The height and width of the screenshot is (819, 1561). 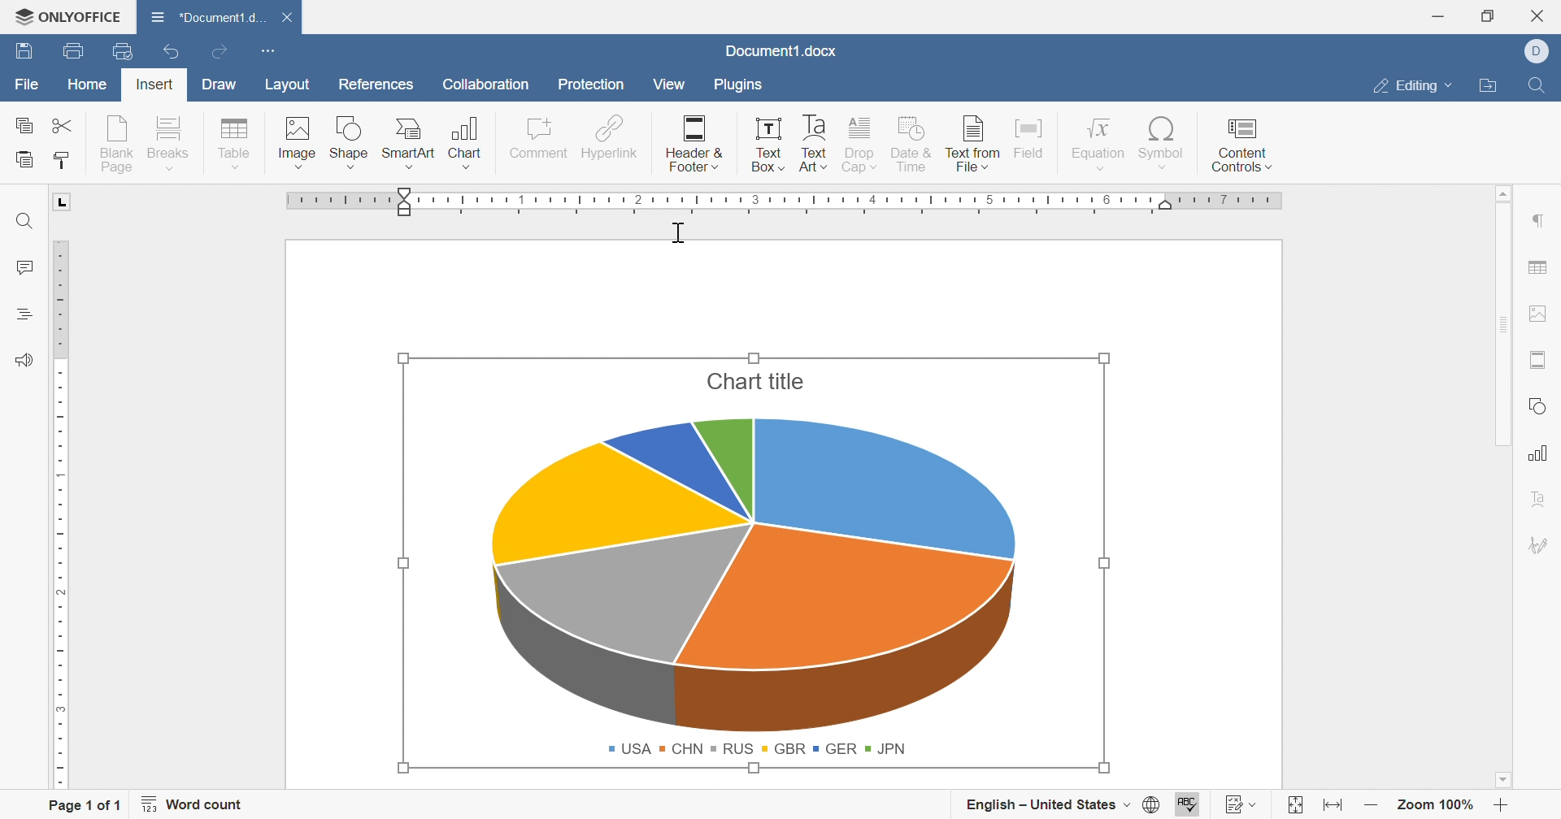 What do you see at coordinates (670, 84) in the screenshot?
I see `View` at bounding box center [670, 84].